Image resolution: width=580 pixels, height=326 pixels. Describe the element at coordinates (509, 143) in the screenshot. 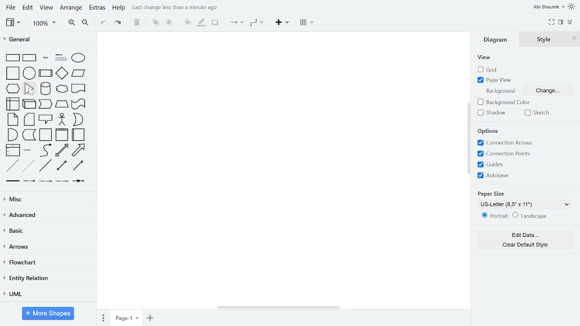

I see `connection arrows` at that location.